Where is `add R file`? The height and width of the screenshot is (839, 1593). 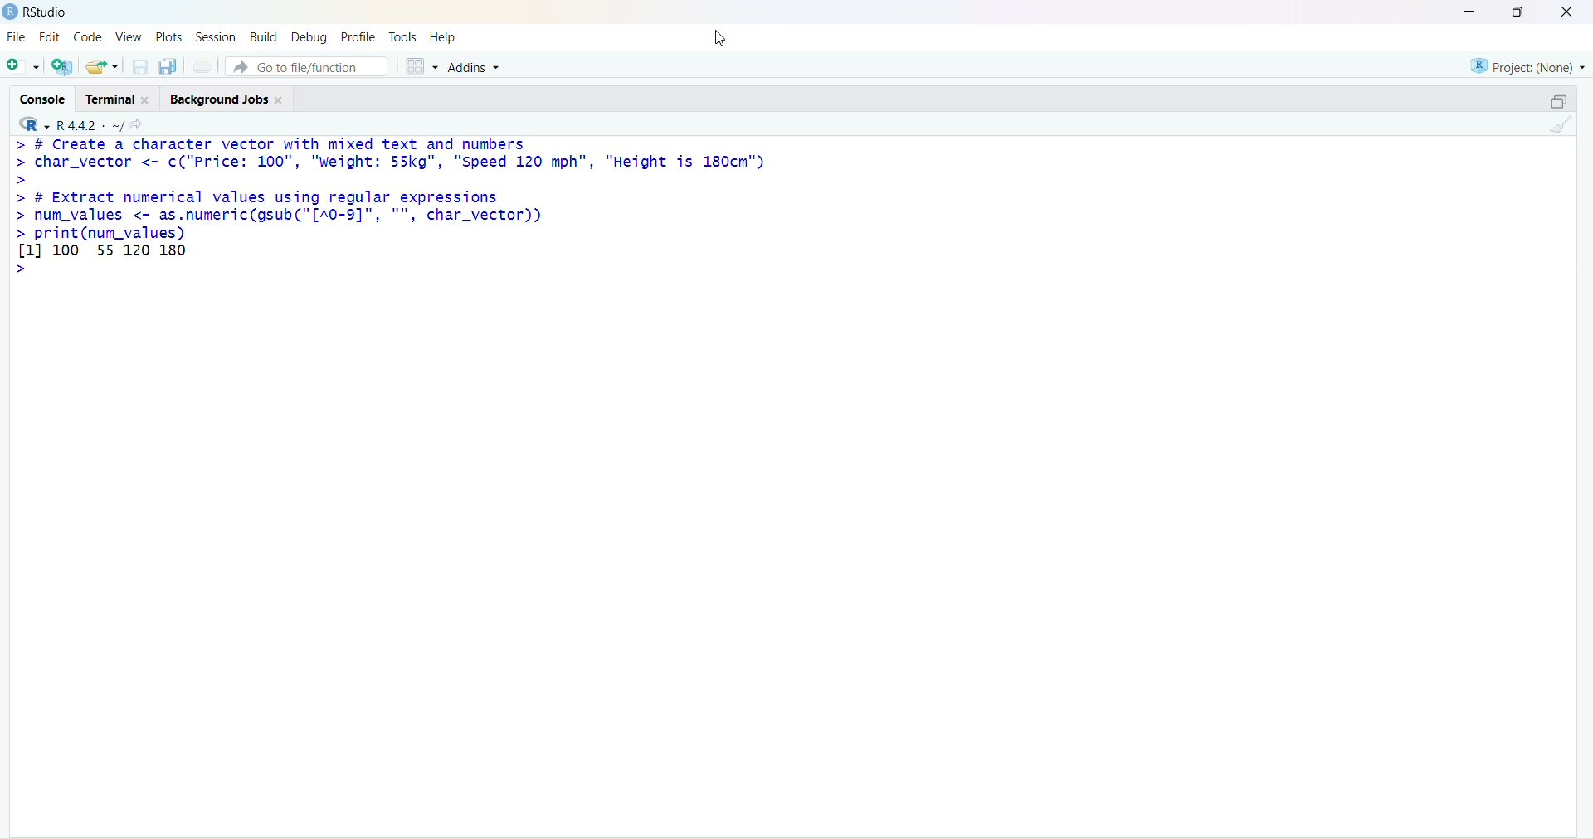
add R file is located at coordinates (62, 66).